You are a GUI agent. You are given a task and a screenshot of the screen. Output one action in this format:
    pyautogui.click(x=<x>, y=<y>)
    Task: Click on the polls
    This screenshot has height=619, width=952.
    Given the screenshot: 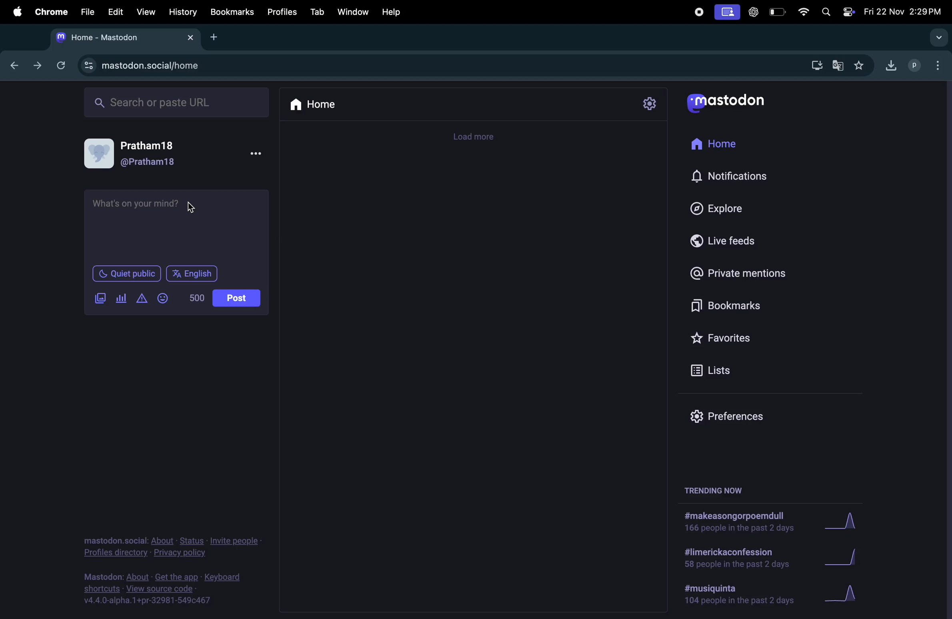 What is the action you would take?
    pyautogui.click(x=121, y=300)
    